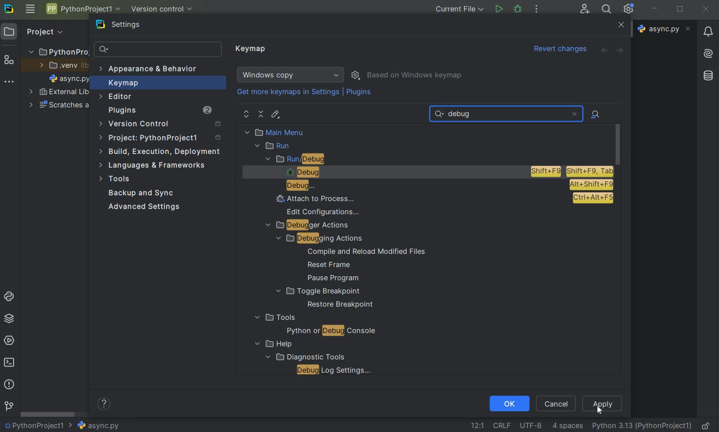 This screenshot has width=719, height=432. Describe the element at coordinates (336, 370) in the screenshot. I see `debug log settings` at that location.